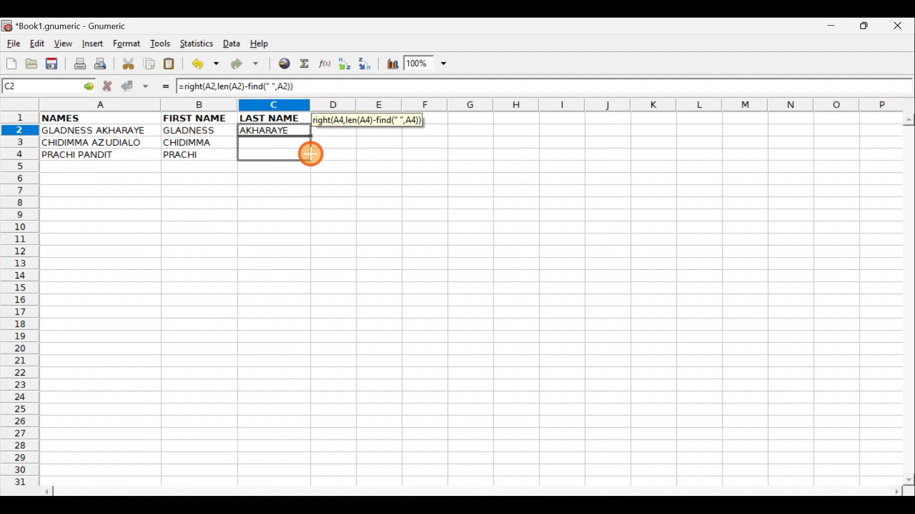 The image size is (915, 514). What do you see at coordinates (128, 62) in the screenshot?
I see `Cut selection` at bounding box center [128, 62].